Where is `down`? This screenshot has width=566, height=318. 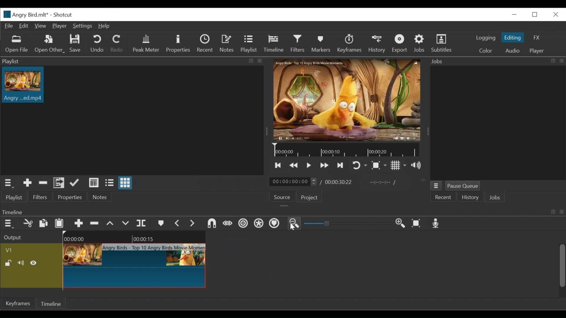
down is located at coordinates (127, 223).